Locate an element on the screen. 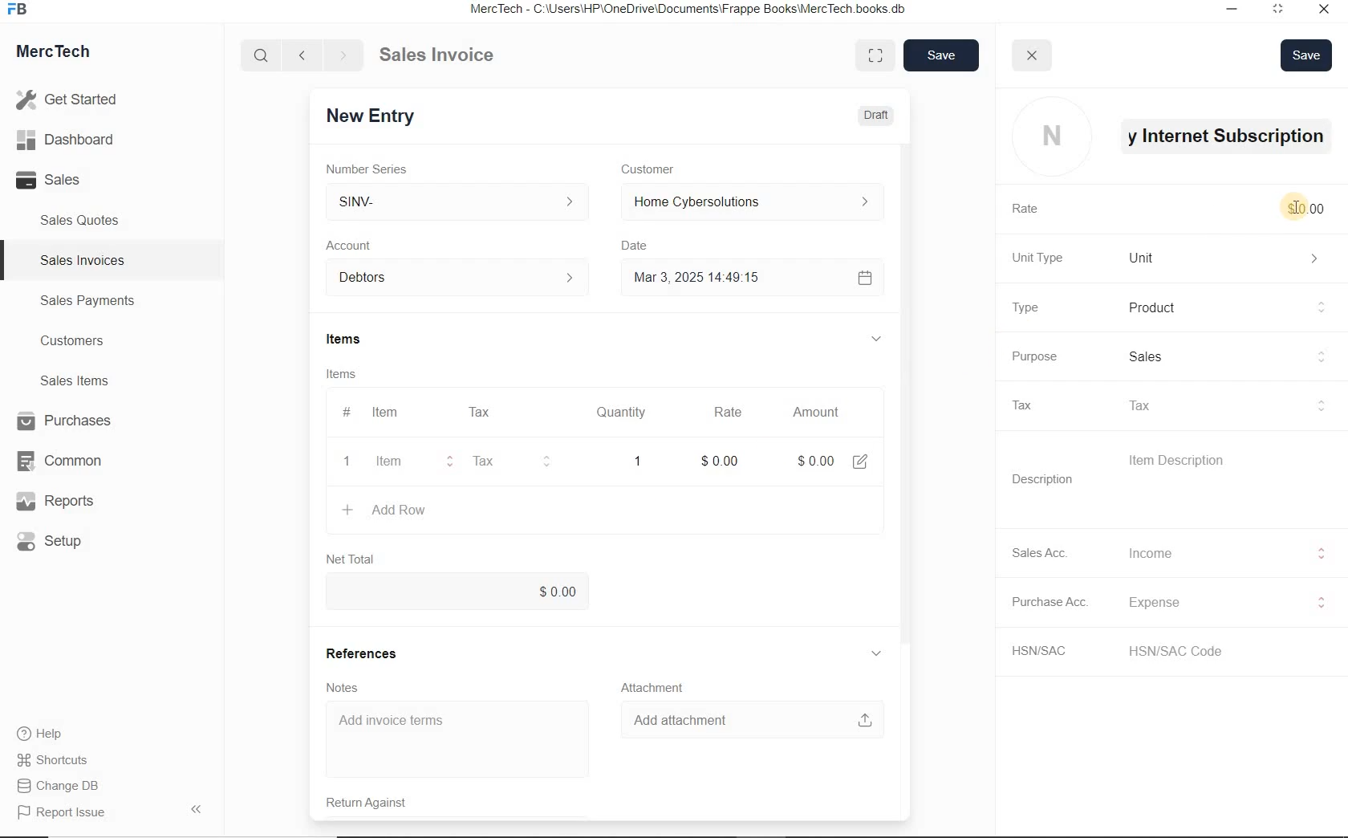 The width and height of the screenshot is (1348, 838). Purchases is located at coordinates (67, 422).